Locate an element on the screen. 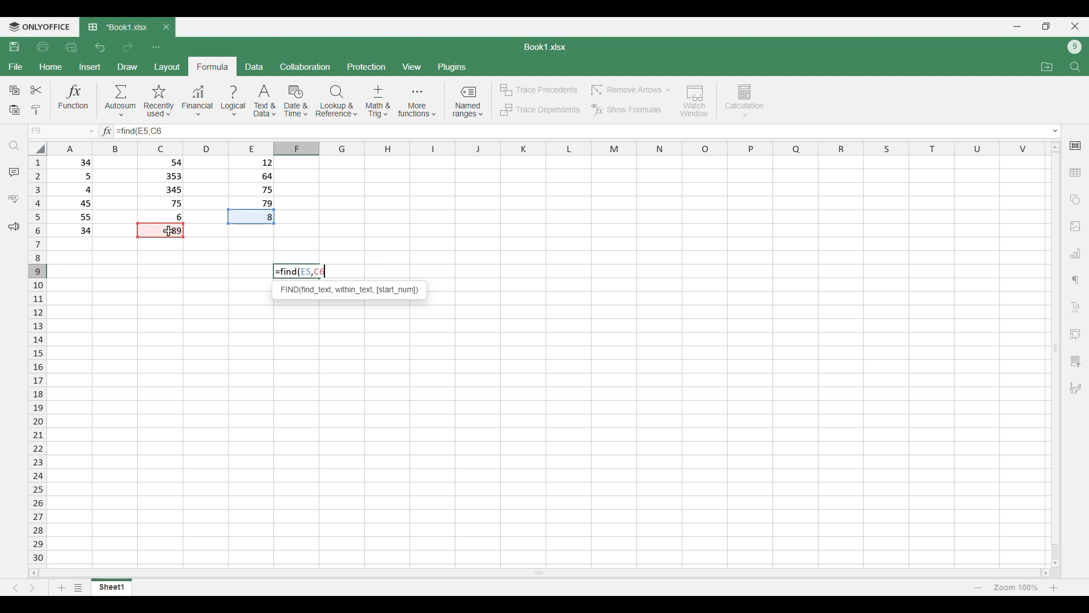 The width and height of the screenshot is (1089, 613). Filled cells is located at coordinates (74, 196).